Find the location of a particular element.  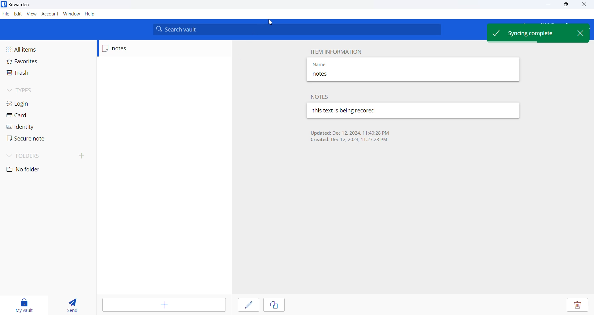

secure note is located at coordinates (30, 139).